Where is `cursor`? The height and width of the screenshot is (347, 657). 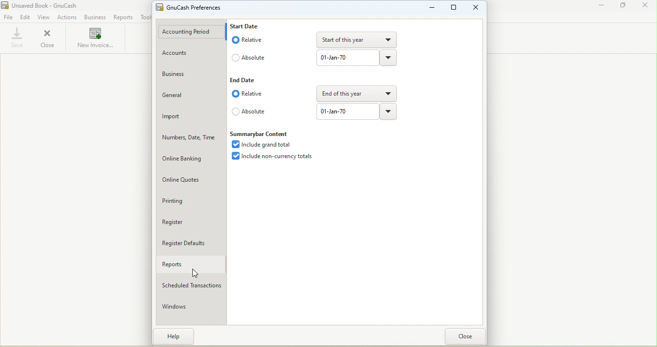
cursor is located at coordinates (195, 273).